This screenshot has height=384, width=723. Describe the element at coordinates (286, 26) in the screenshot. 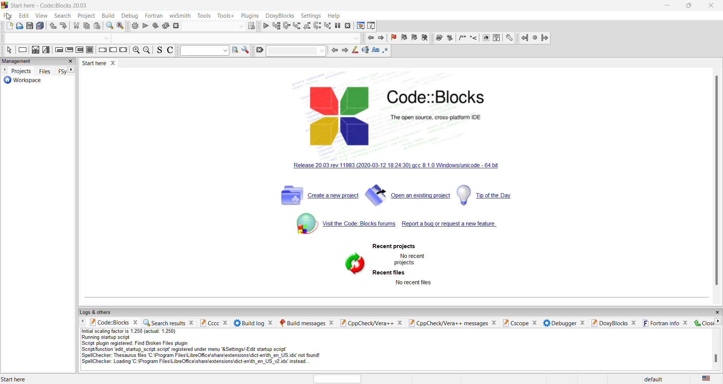

I see `step into` at that location.